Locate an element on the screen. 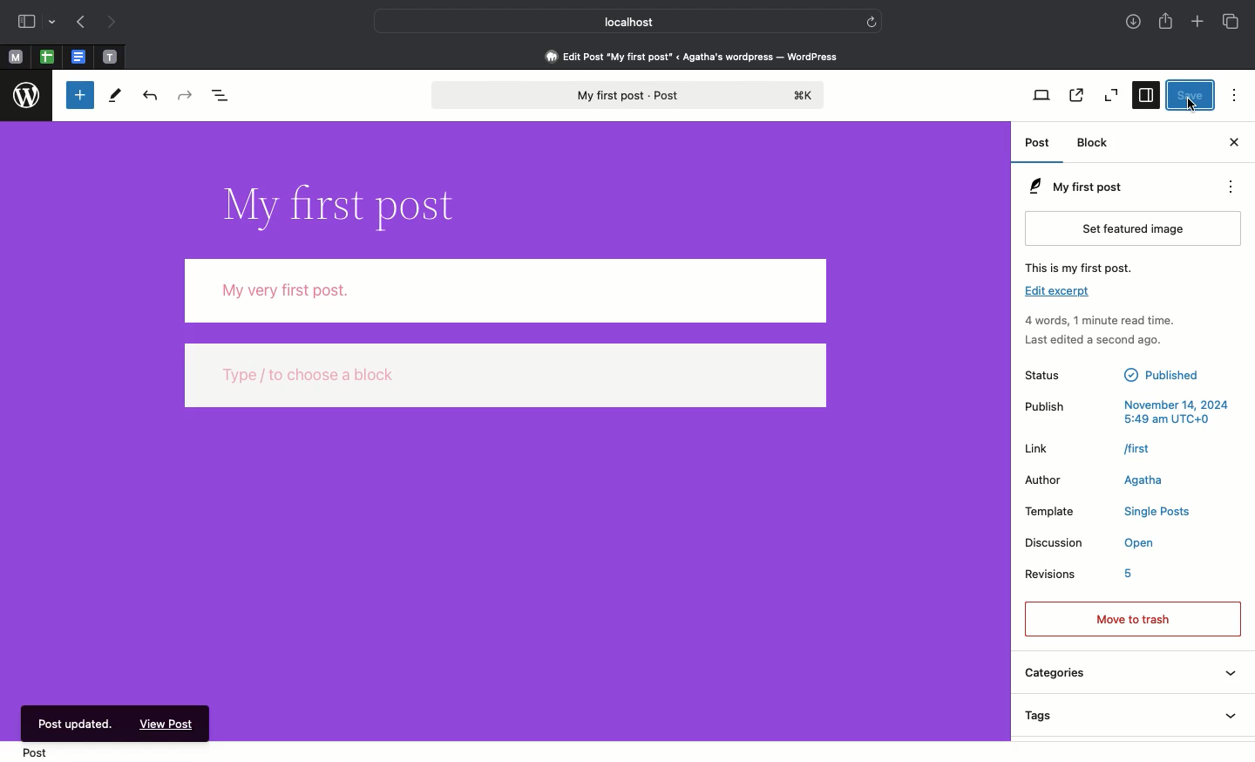  Title is located at coordinates (336, 202).